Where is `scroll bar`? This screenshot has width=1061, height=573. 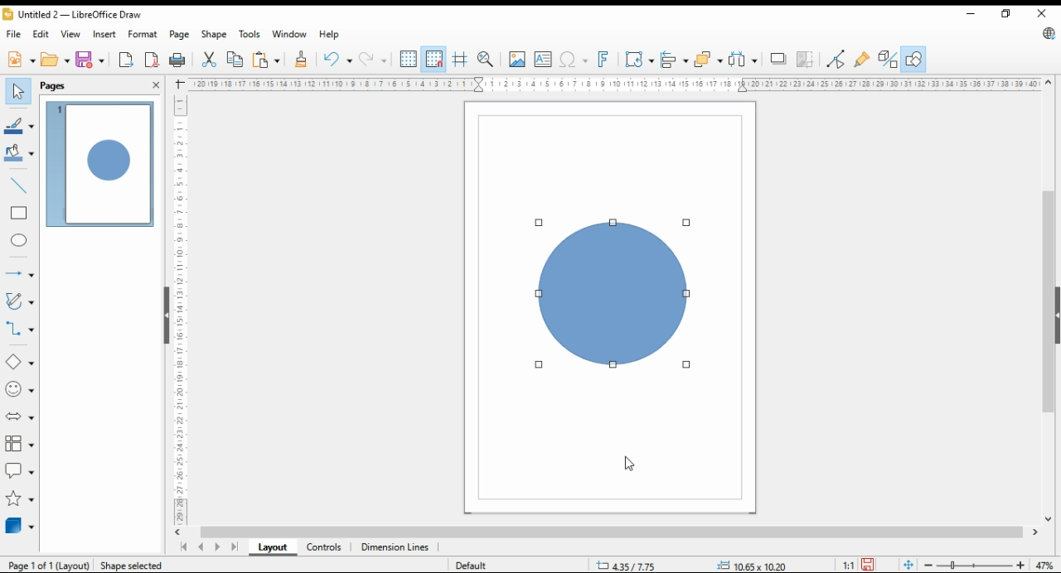 scroll bar is located at coordinates (603, 532).